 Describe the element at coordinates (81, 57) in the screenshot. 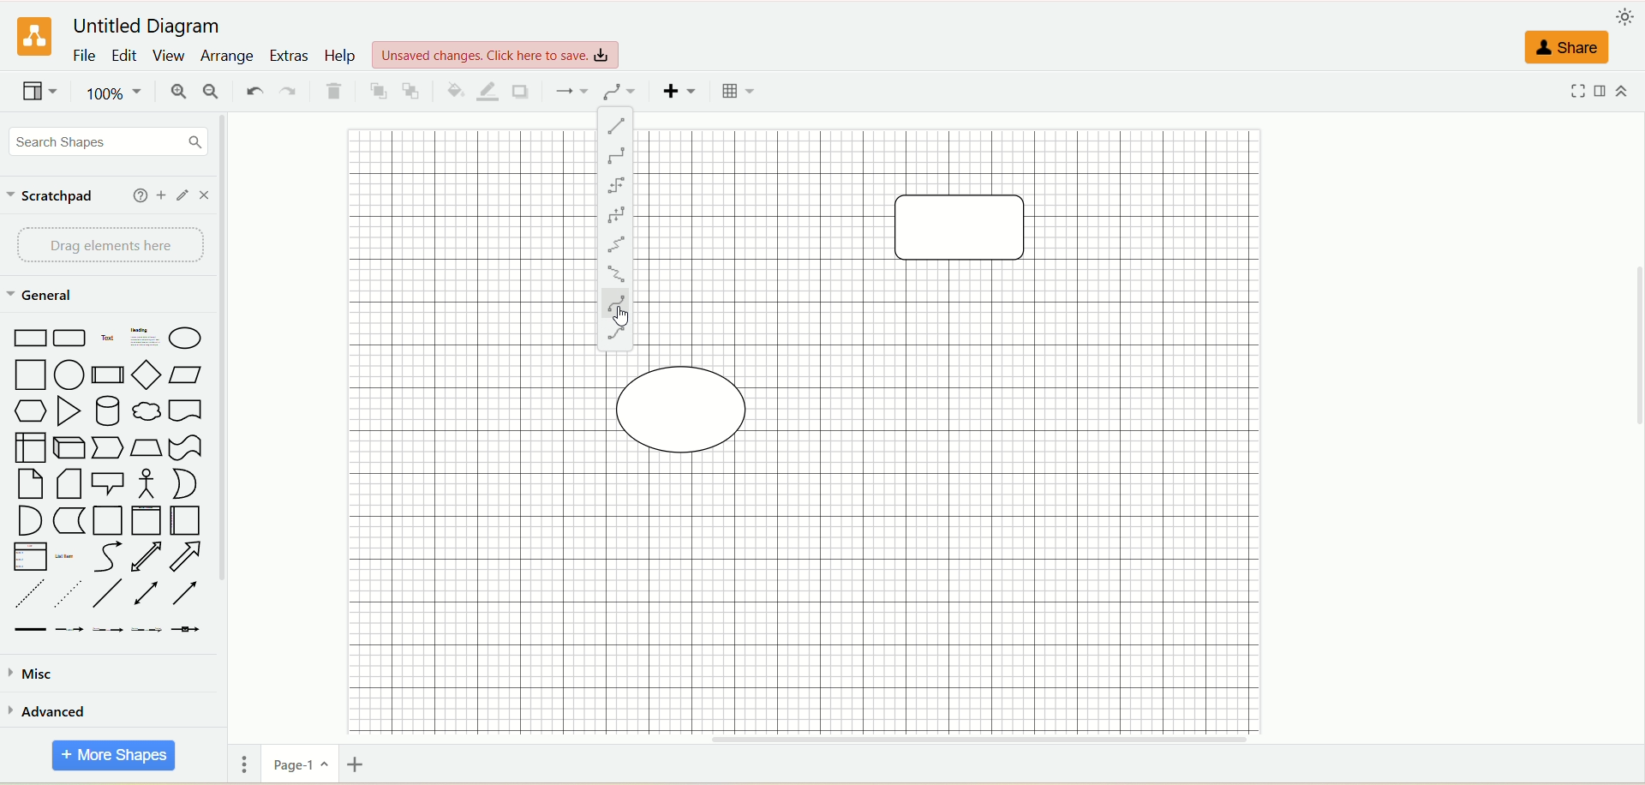

I see `file` at that location.